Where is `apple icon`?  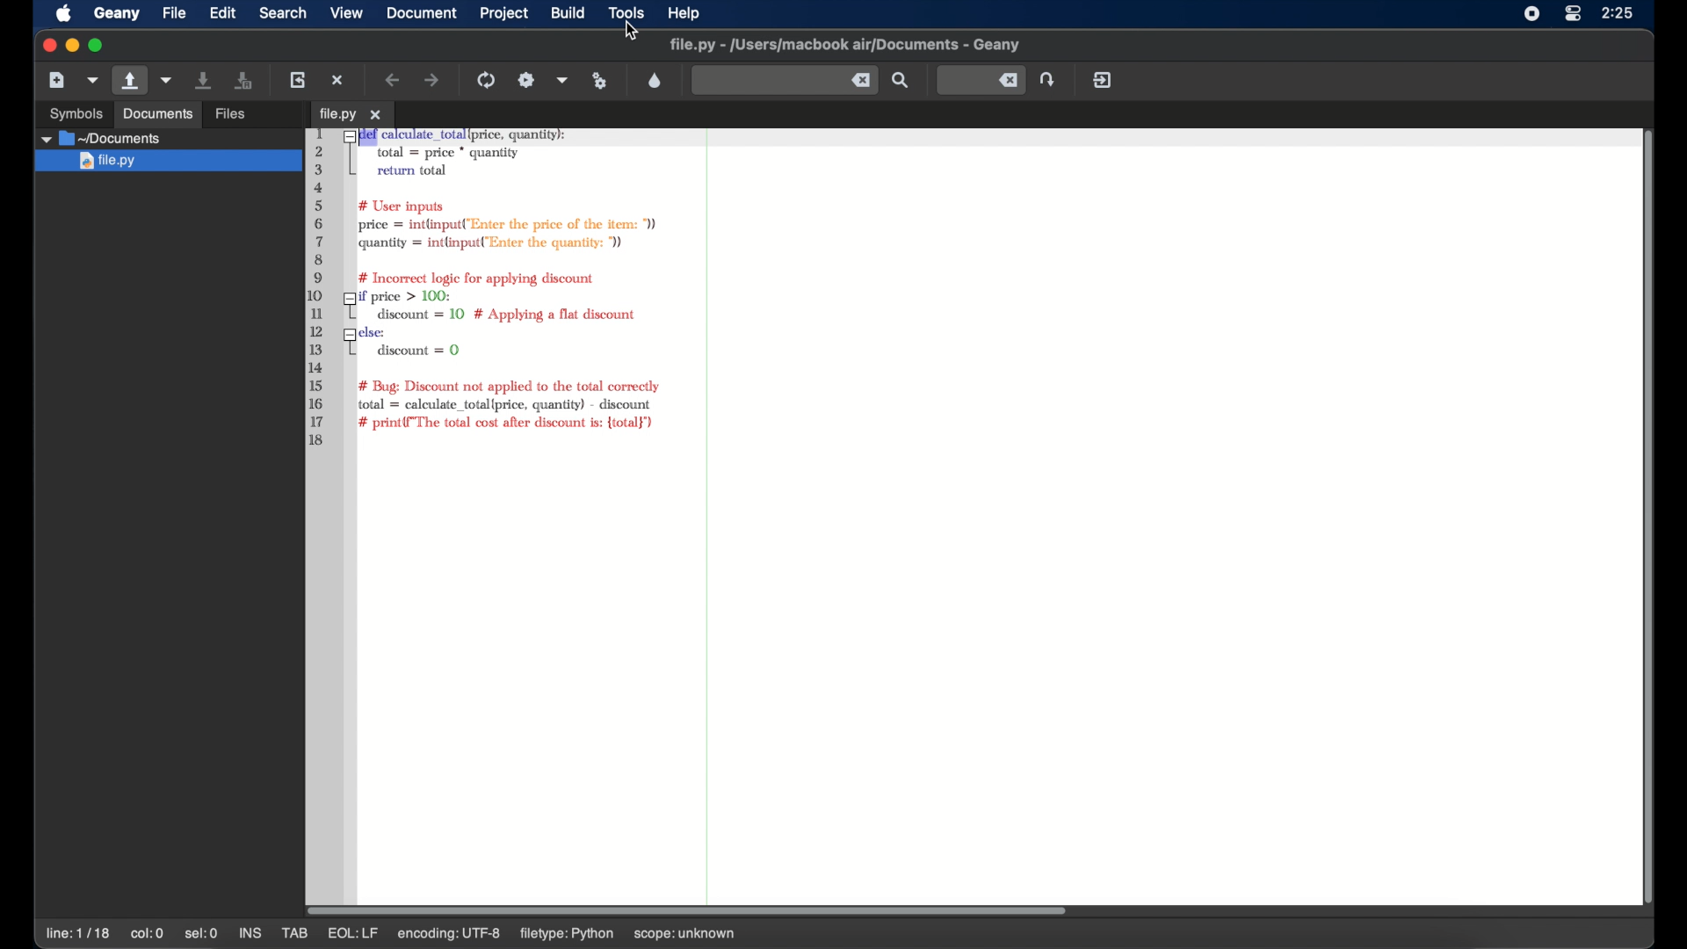
apple icon is located at coordinates (64, 14).